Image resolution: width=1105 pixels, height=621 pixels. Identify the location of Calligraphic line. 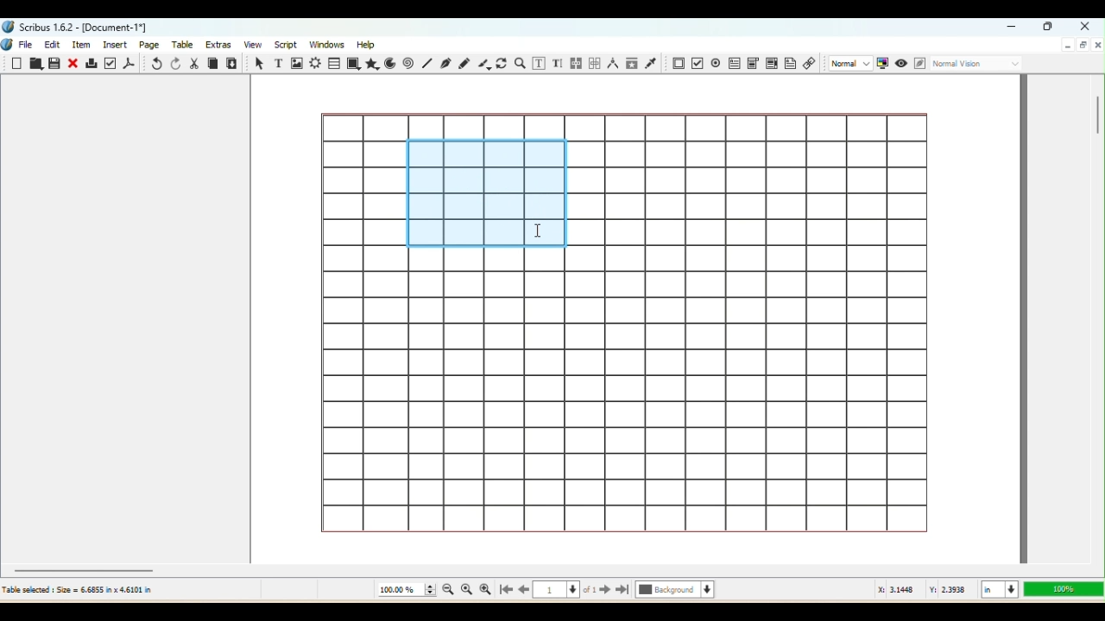
(483, 64).